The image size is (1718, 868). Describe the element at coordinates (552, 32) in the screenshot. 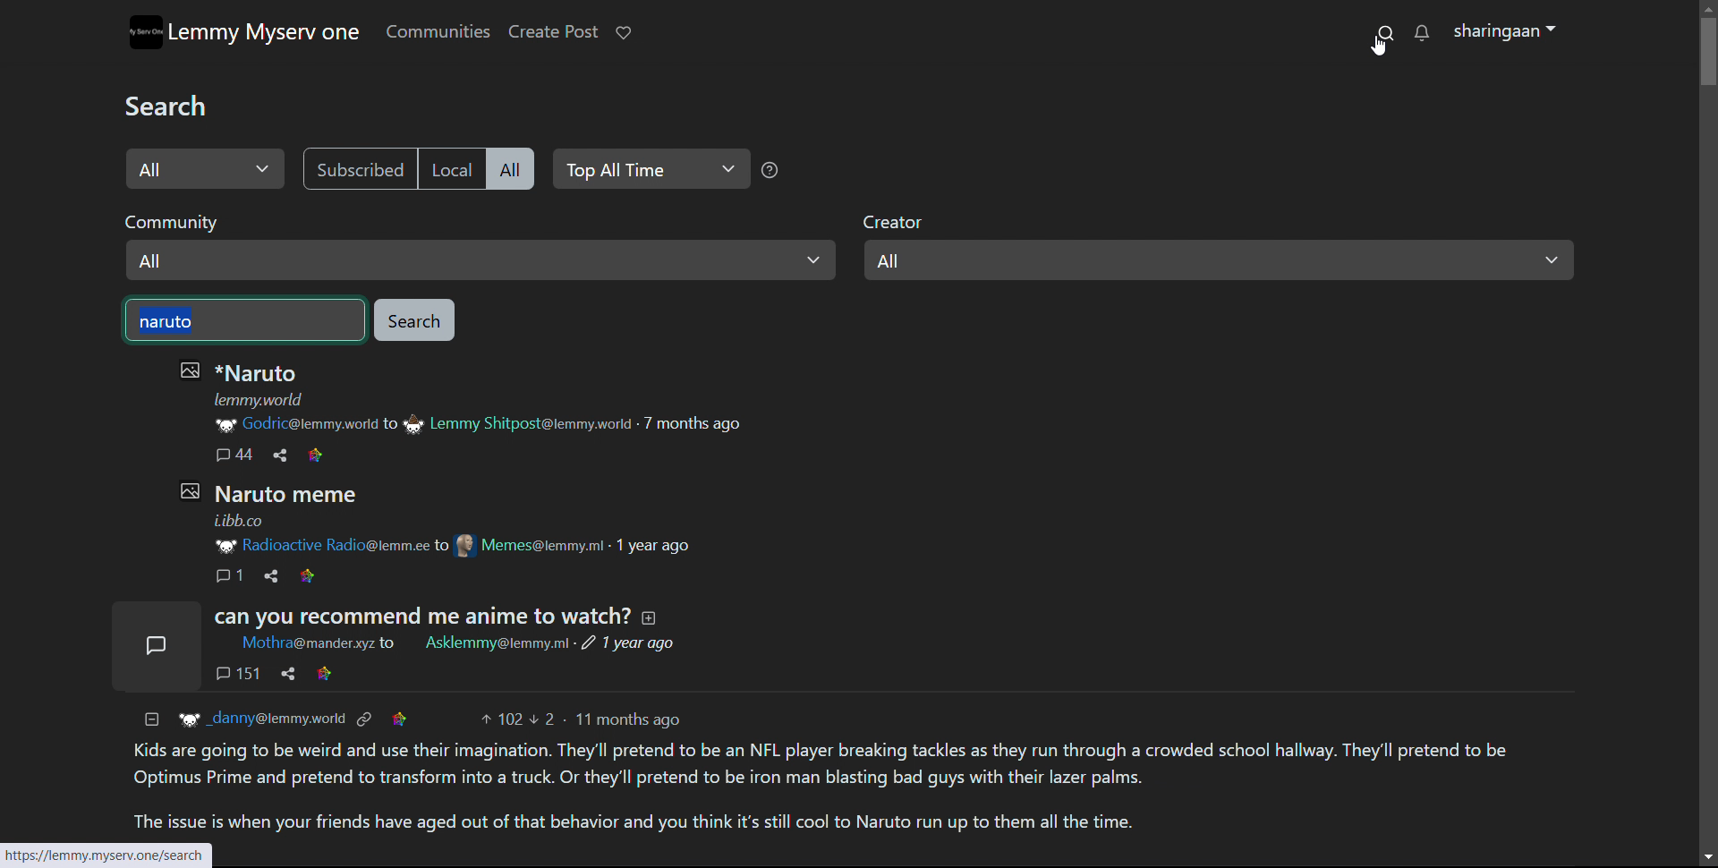

I see `create post` at that location.